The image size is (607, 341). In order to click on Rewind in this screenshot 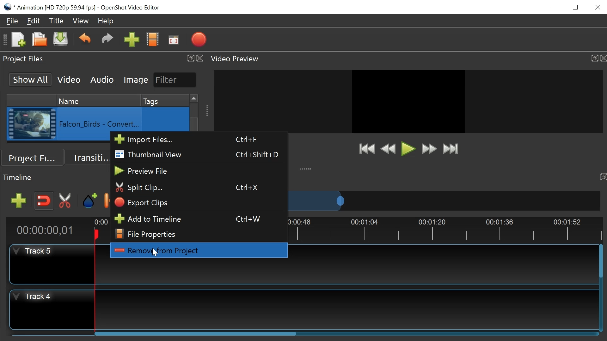, I will do `click(390, 149)`.